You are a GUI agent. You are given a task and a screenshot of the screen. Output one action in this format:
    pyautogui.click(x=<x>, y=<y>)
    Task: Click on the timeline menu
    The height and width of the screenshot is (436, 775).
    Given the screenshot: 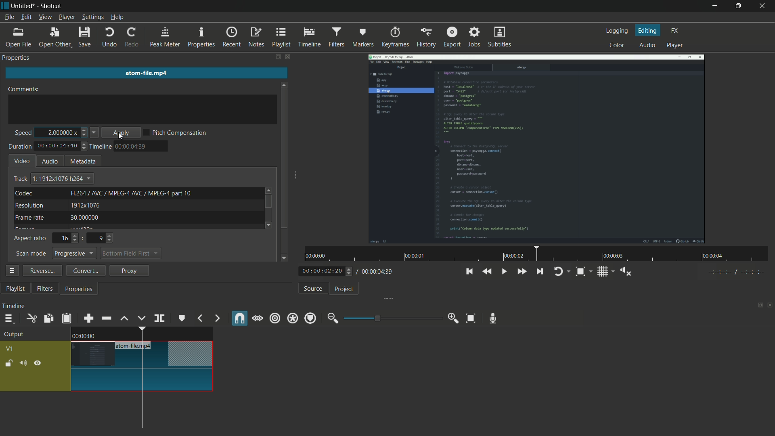 What is the action you would take?
    pyautogui.click(x=11, y=319)
    